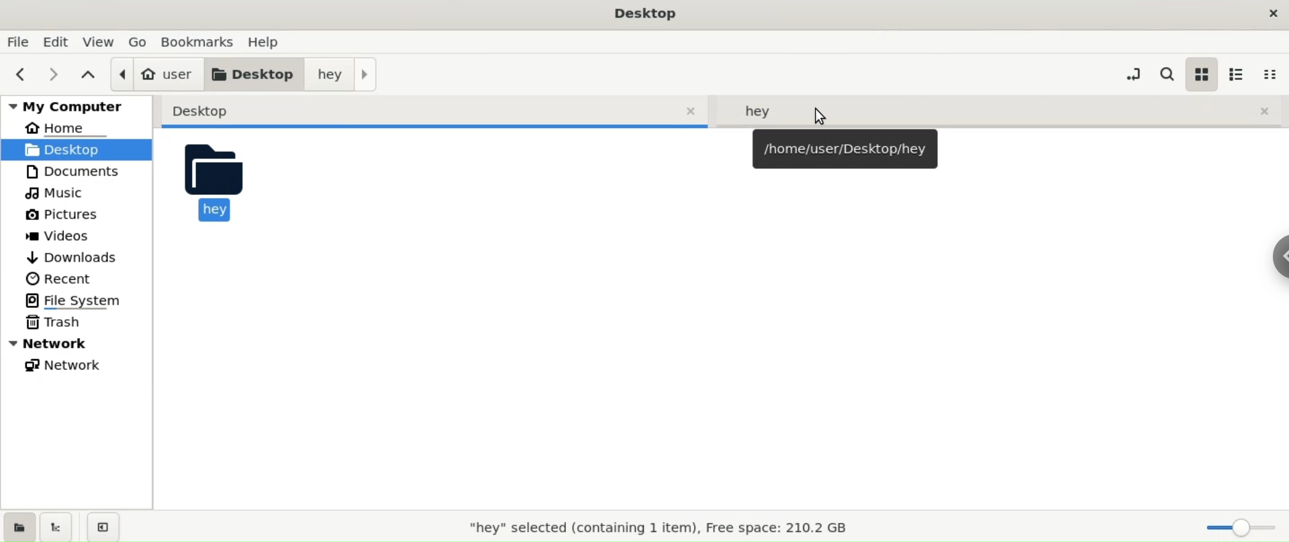 The height and width of the screenshot is (542, 1289). What do you see at coordinates (82, 193) in the screenshot?
I see `music` at bounding box center [82, 193].